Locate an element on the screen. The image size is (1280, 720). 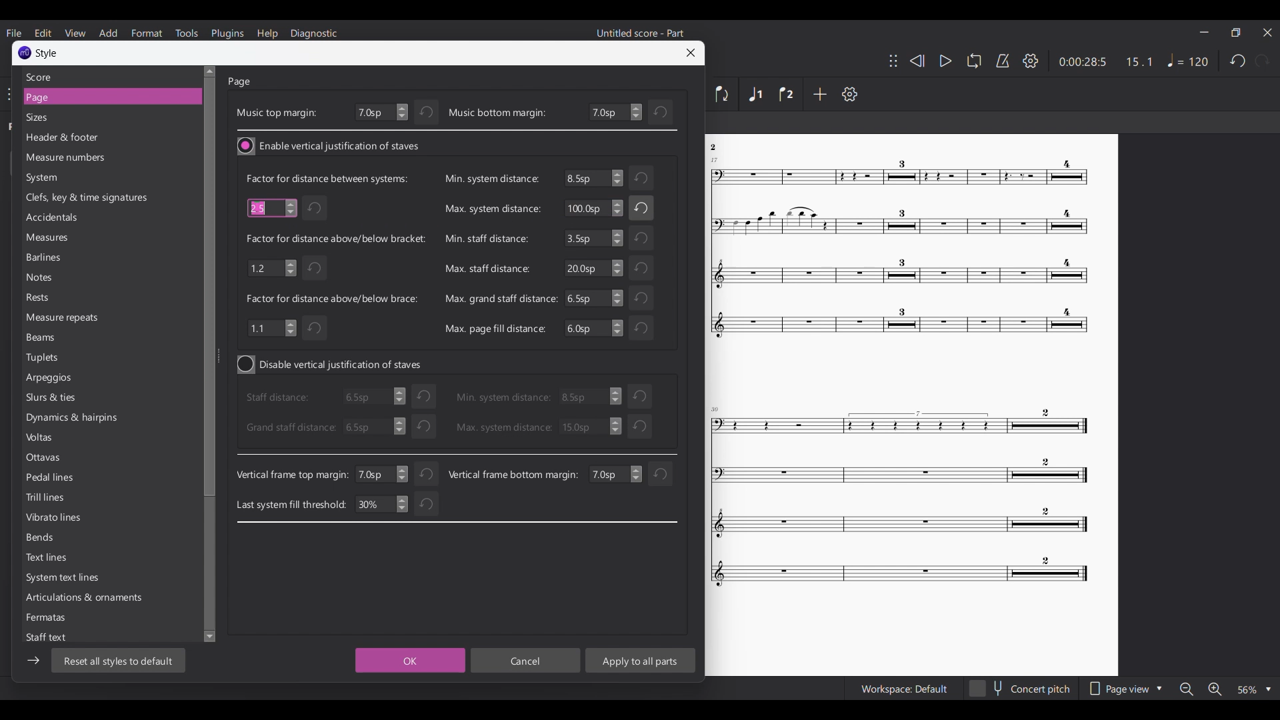
Undo is located at coordinates (427, 113).